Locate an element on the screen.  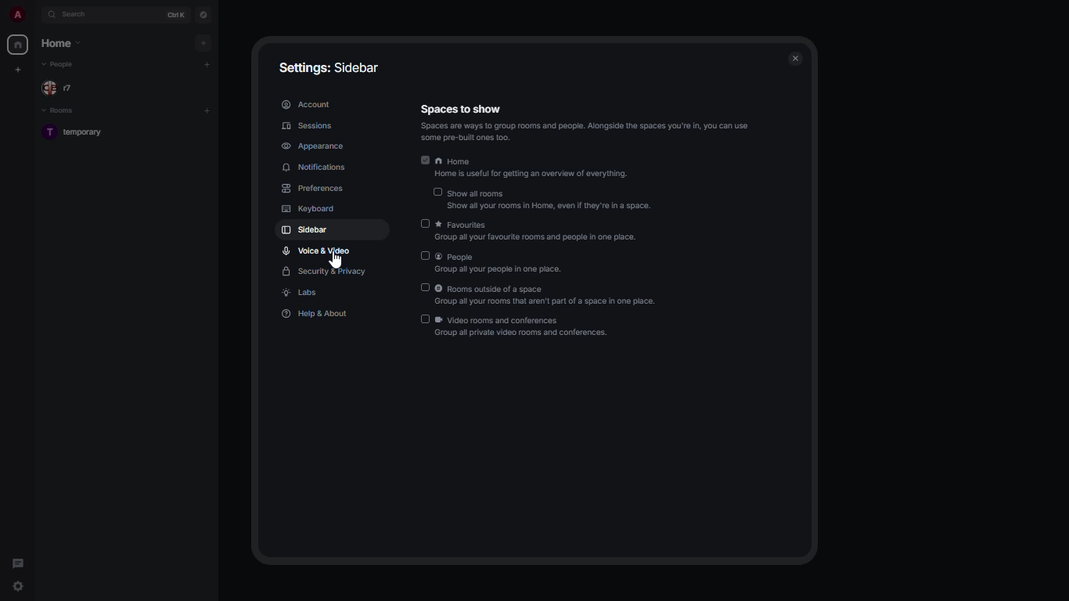
preferences is located at coordinates (312, 188).